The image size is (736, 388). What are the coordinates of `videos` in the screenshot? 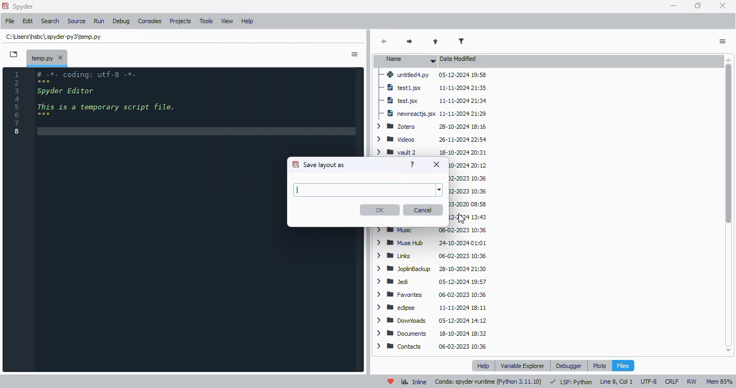 It's located at (433, 139).